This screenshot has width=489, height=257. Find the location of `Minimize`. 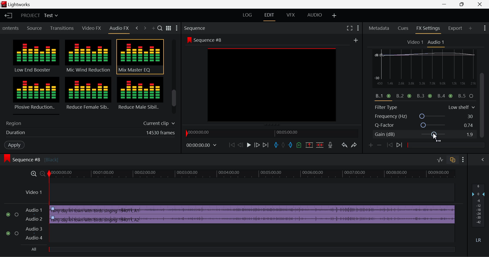

Minimize is located at coordinates (464, 4).